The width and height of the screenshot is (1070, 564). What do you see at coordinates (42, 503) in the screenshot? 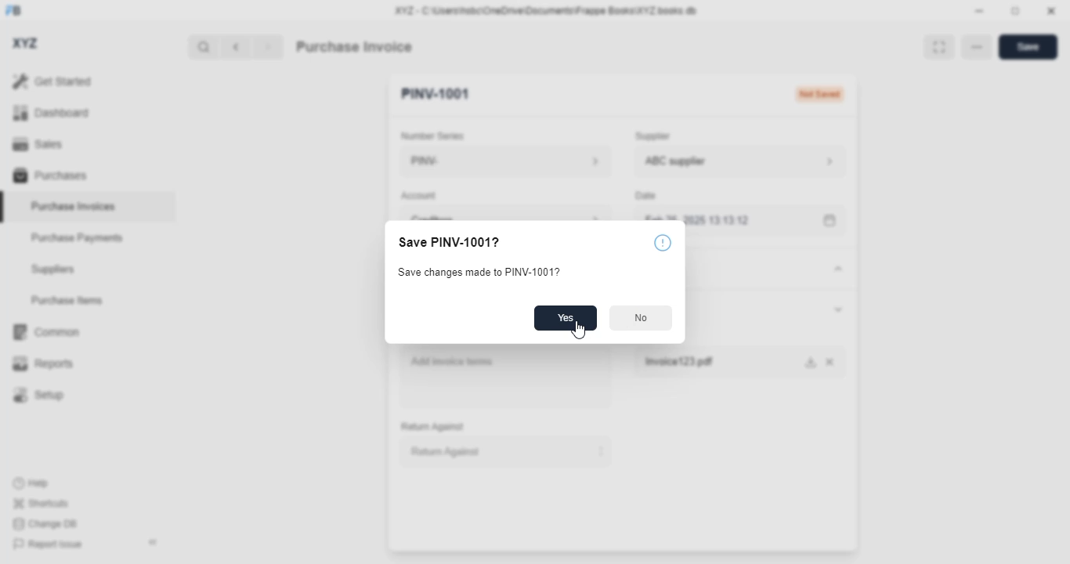
I see `shortcuts` at bounding box center [42, 503].